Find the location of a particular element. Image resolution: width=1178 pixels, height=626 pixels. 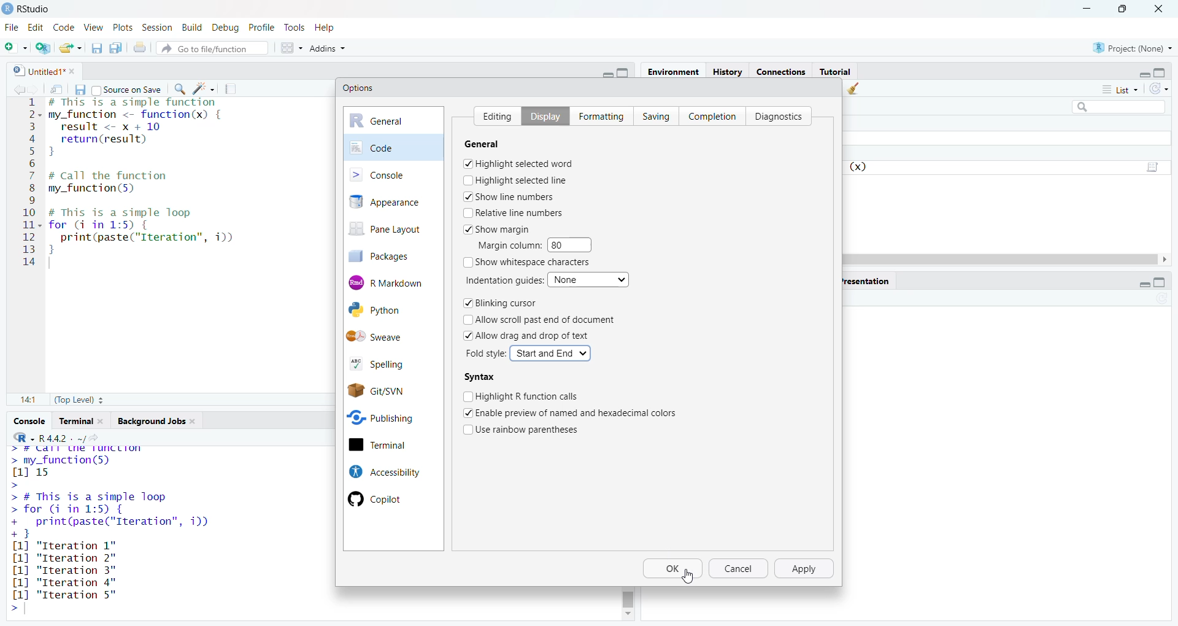

help is located at coordinates (329, 26).